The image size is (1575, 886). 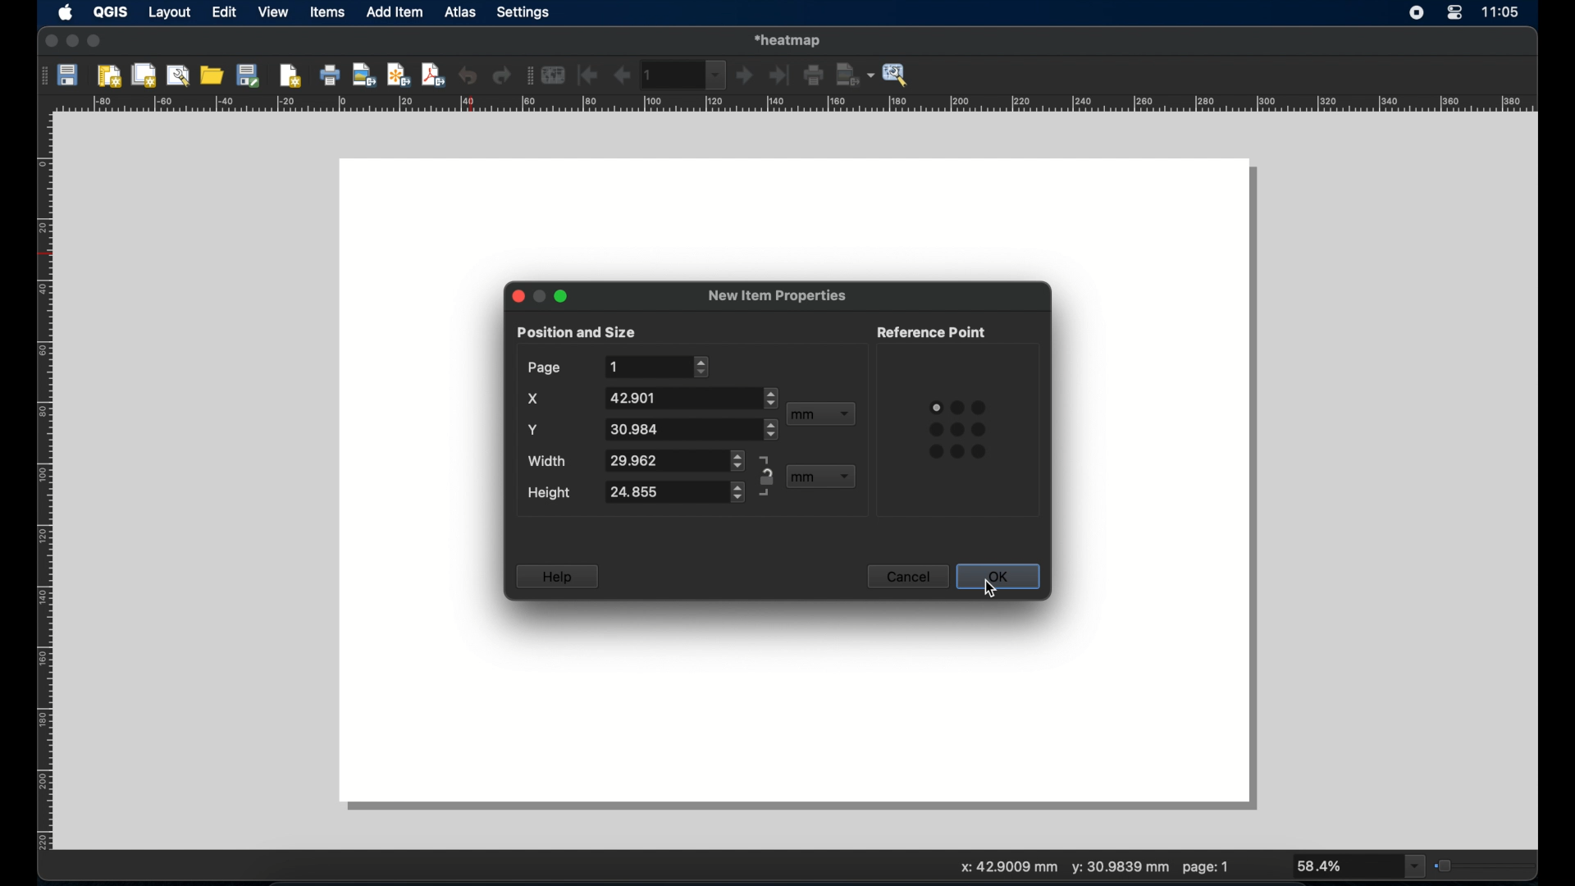 I want to click on mm dropdown, so click(x=822, y=414).